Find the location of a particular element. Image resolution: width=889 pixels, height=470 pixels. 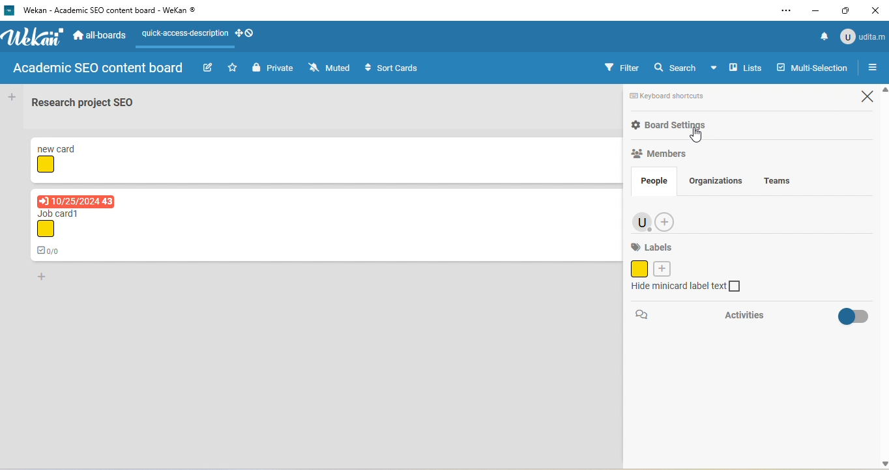

settings and more is located at coordinates (785, 12).